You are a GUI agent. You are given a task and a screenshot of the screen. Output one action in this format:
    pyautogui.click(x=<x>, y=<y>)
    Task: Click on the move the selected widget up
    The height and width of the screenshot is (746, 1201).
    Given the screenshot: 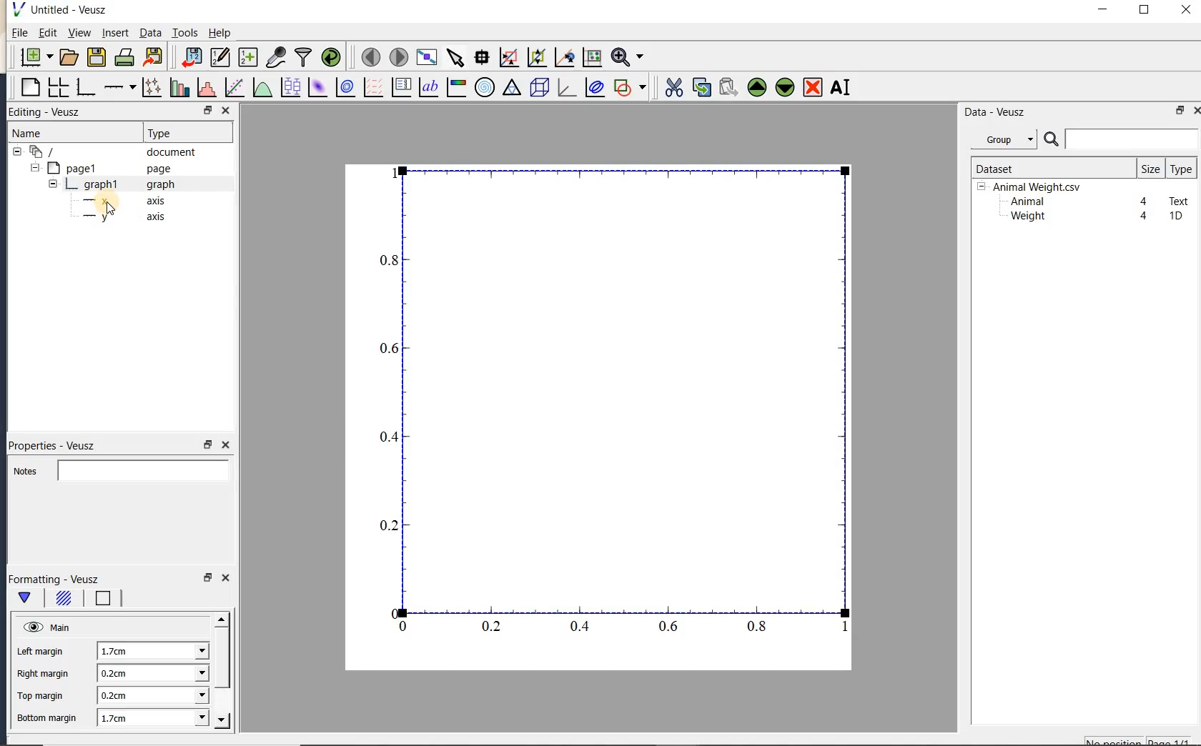 What is the action you would take?
    pyautogui.click(x=757, y=88)
    